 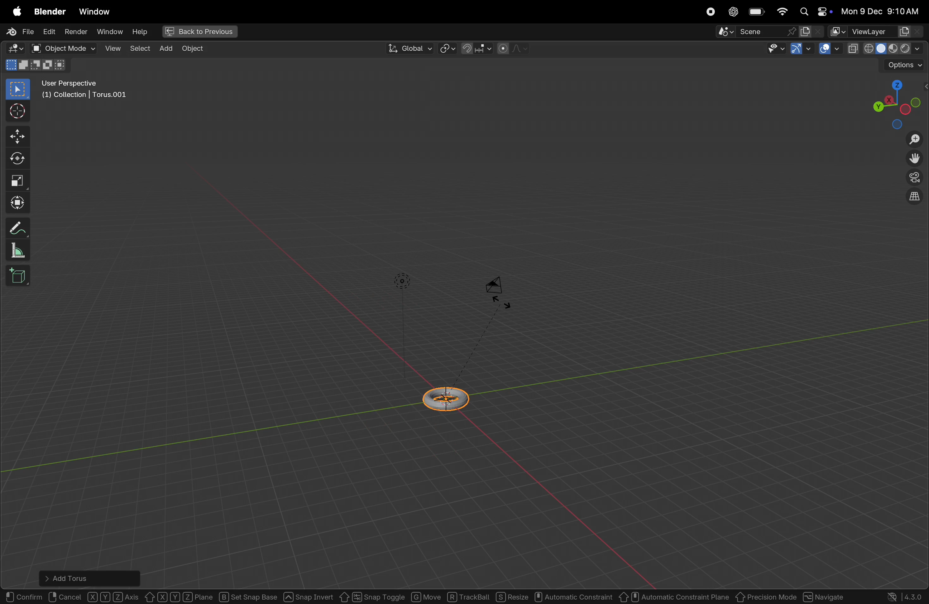 I want to click on ransformpviot point, so click(x=448, y=48).